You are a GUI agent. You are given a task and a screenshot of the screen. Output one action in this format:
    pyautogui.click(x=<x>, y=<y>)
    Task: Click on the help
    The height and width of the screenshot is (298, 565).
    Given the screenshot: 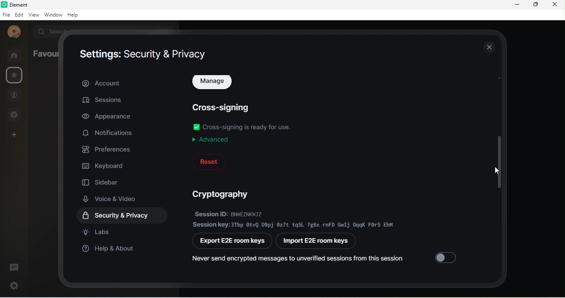 What is the action you would take?
    pyautogui.click(x=75, y=15)
    